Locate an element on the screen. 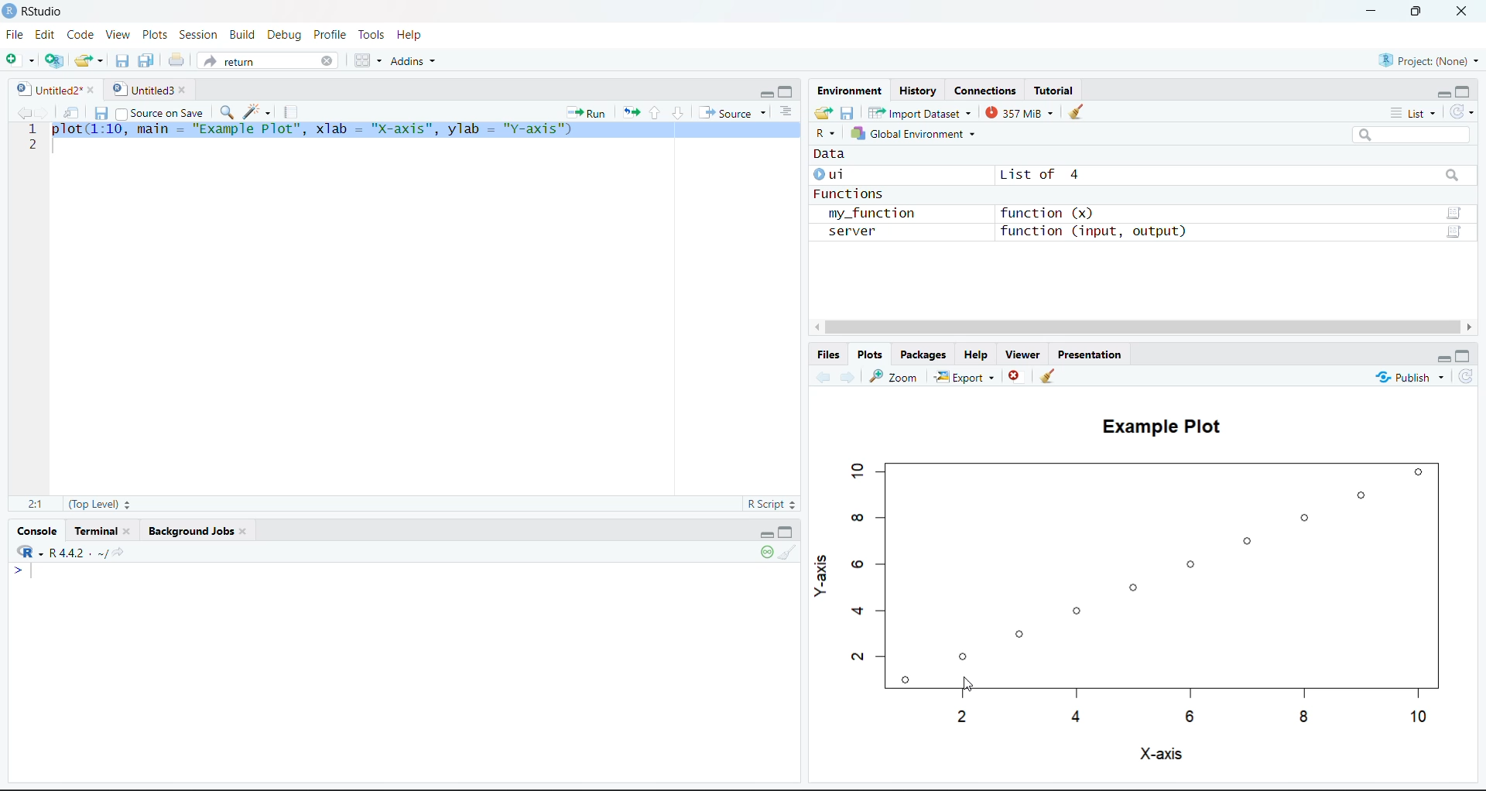 This screenshot has width=1486, height=791. Minimize is located at coordinates (764, 532).